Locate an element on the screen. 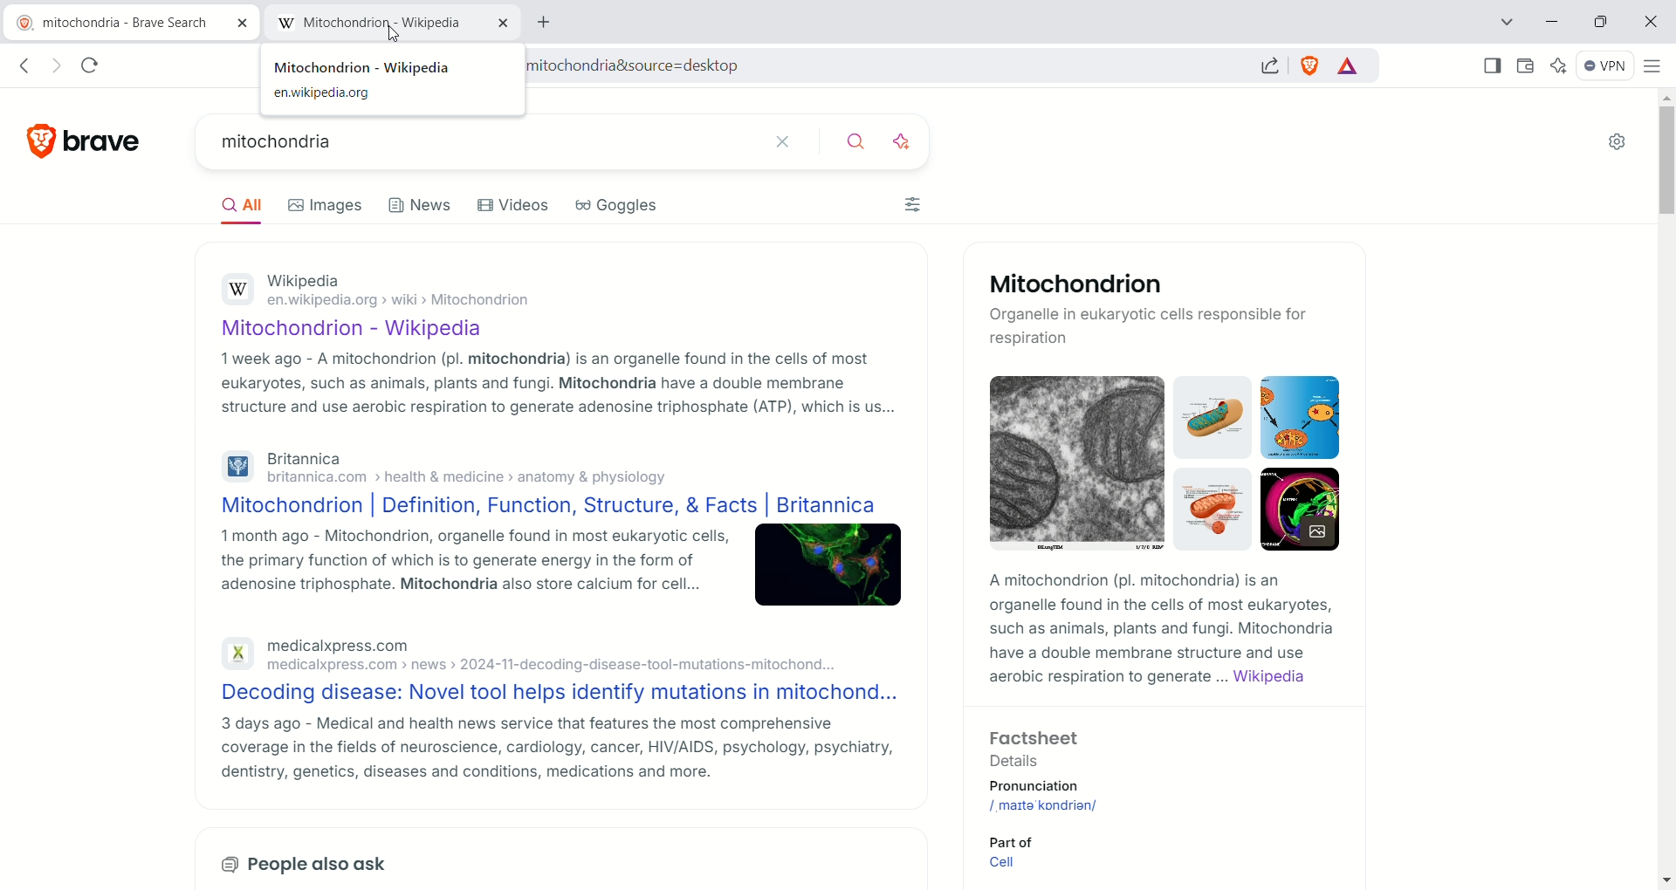 Image resolution: width=1676 pixels, height=890 pixels. search bar is located at coordinates (471, 141).